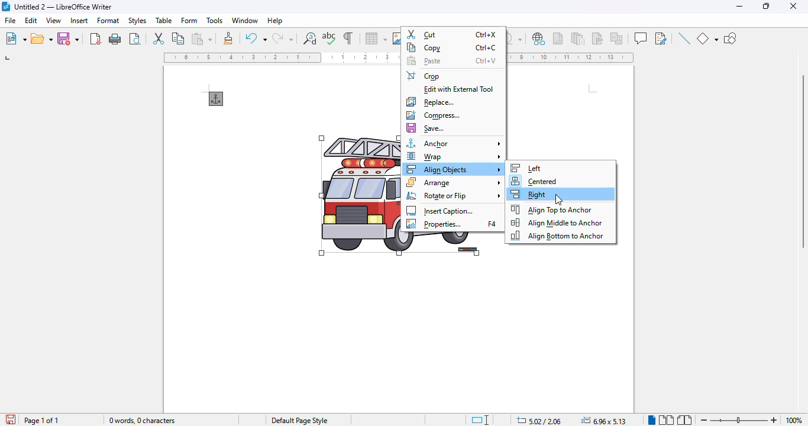 This screenshot has width=808, height=426. Describe the element at coordinates (32, 20) in the screenshot. I see `edit` at that location.